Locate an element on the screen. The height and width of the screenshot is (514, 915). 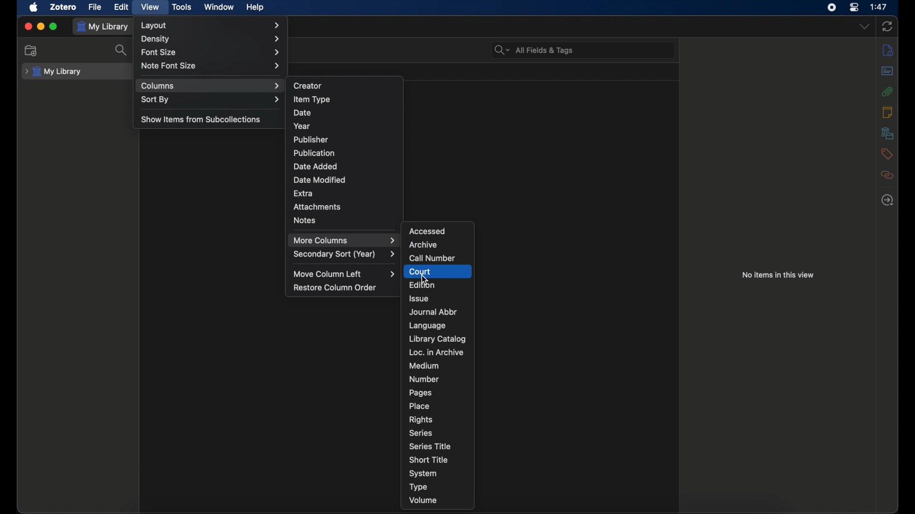
notes is located at coordinates (305, 220).